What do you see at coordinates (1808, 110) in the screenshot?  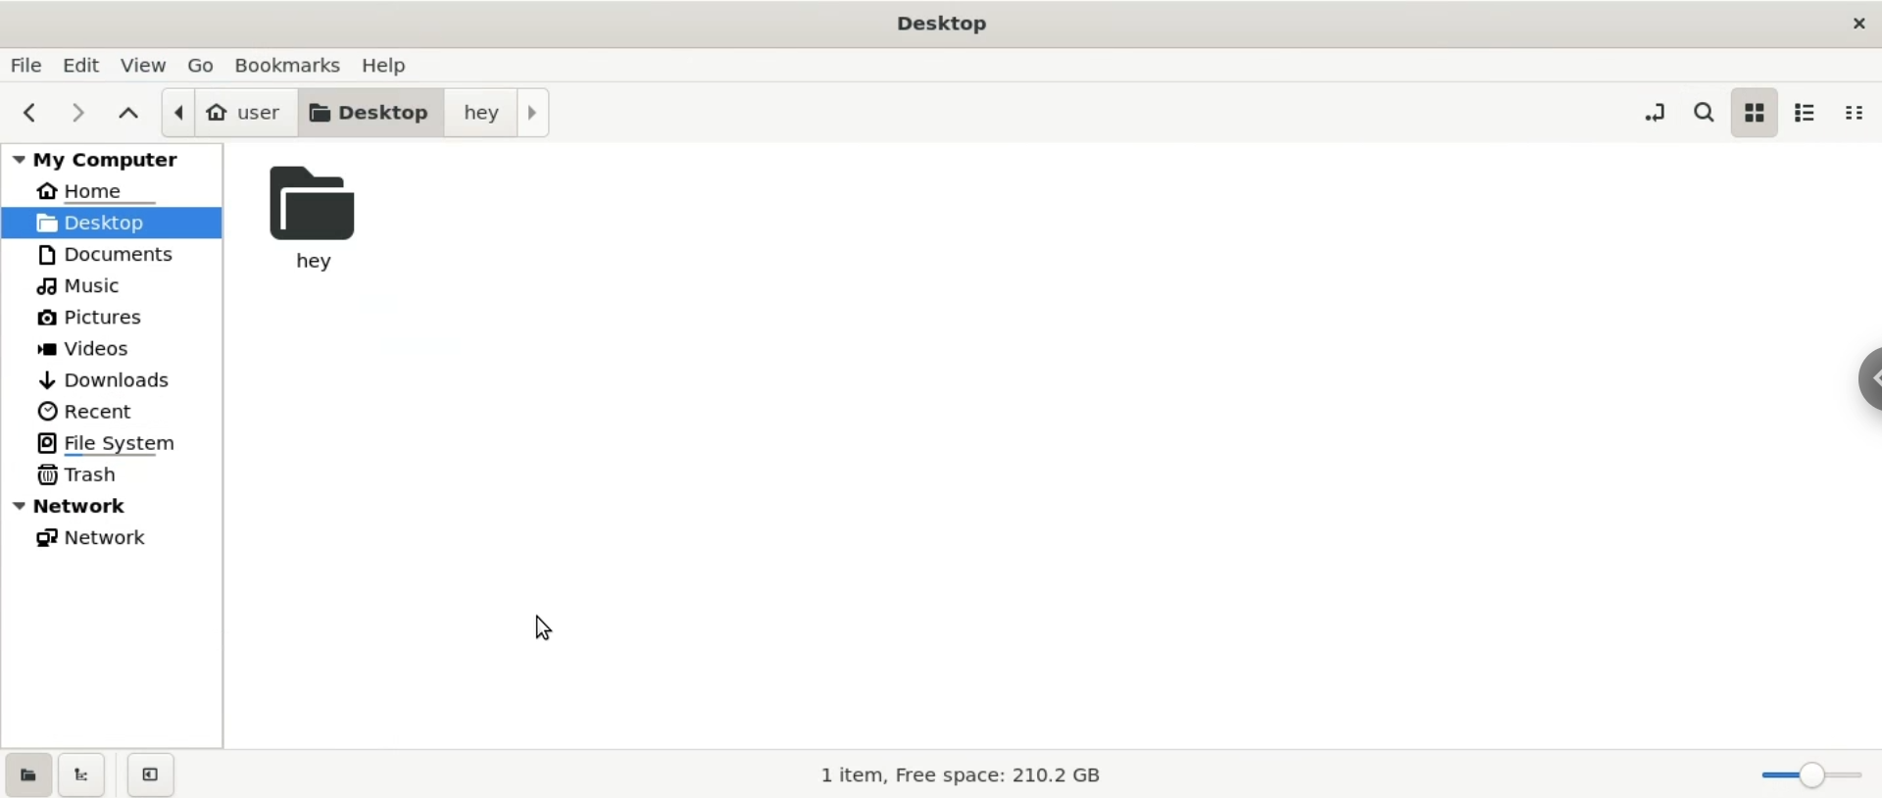 I see `list view` at bounding box center [1808, 110].